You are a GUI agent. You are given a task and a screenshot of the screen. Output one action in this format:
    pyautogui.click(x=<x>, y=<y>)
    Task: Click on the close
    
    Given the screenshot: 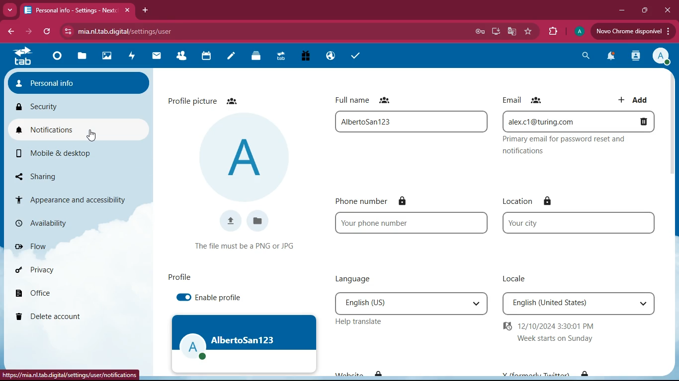 What is the action you would take?
    pyautogui.click(x=667, y=10)
    